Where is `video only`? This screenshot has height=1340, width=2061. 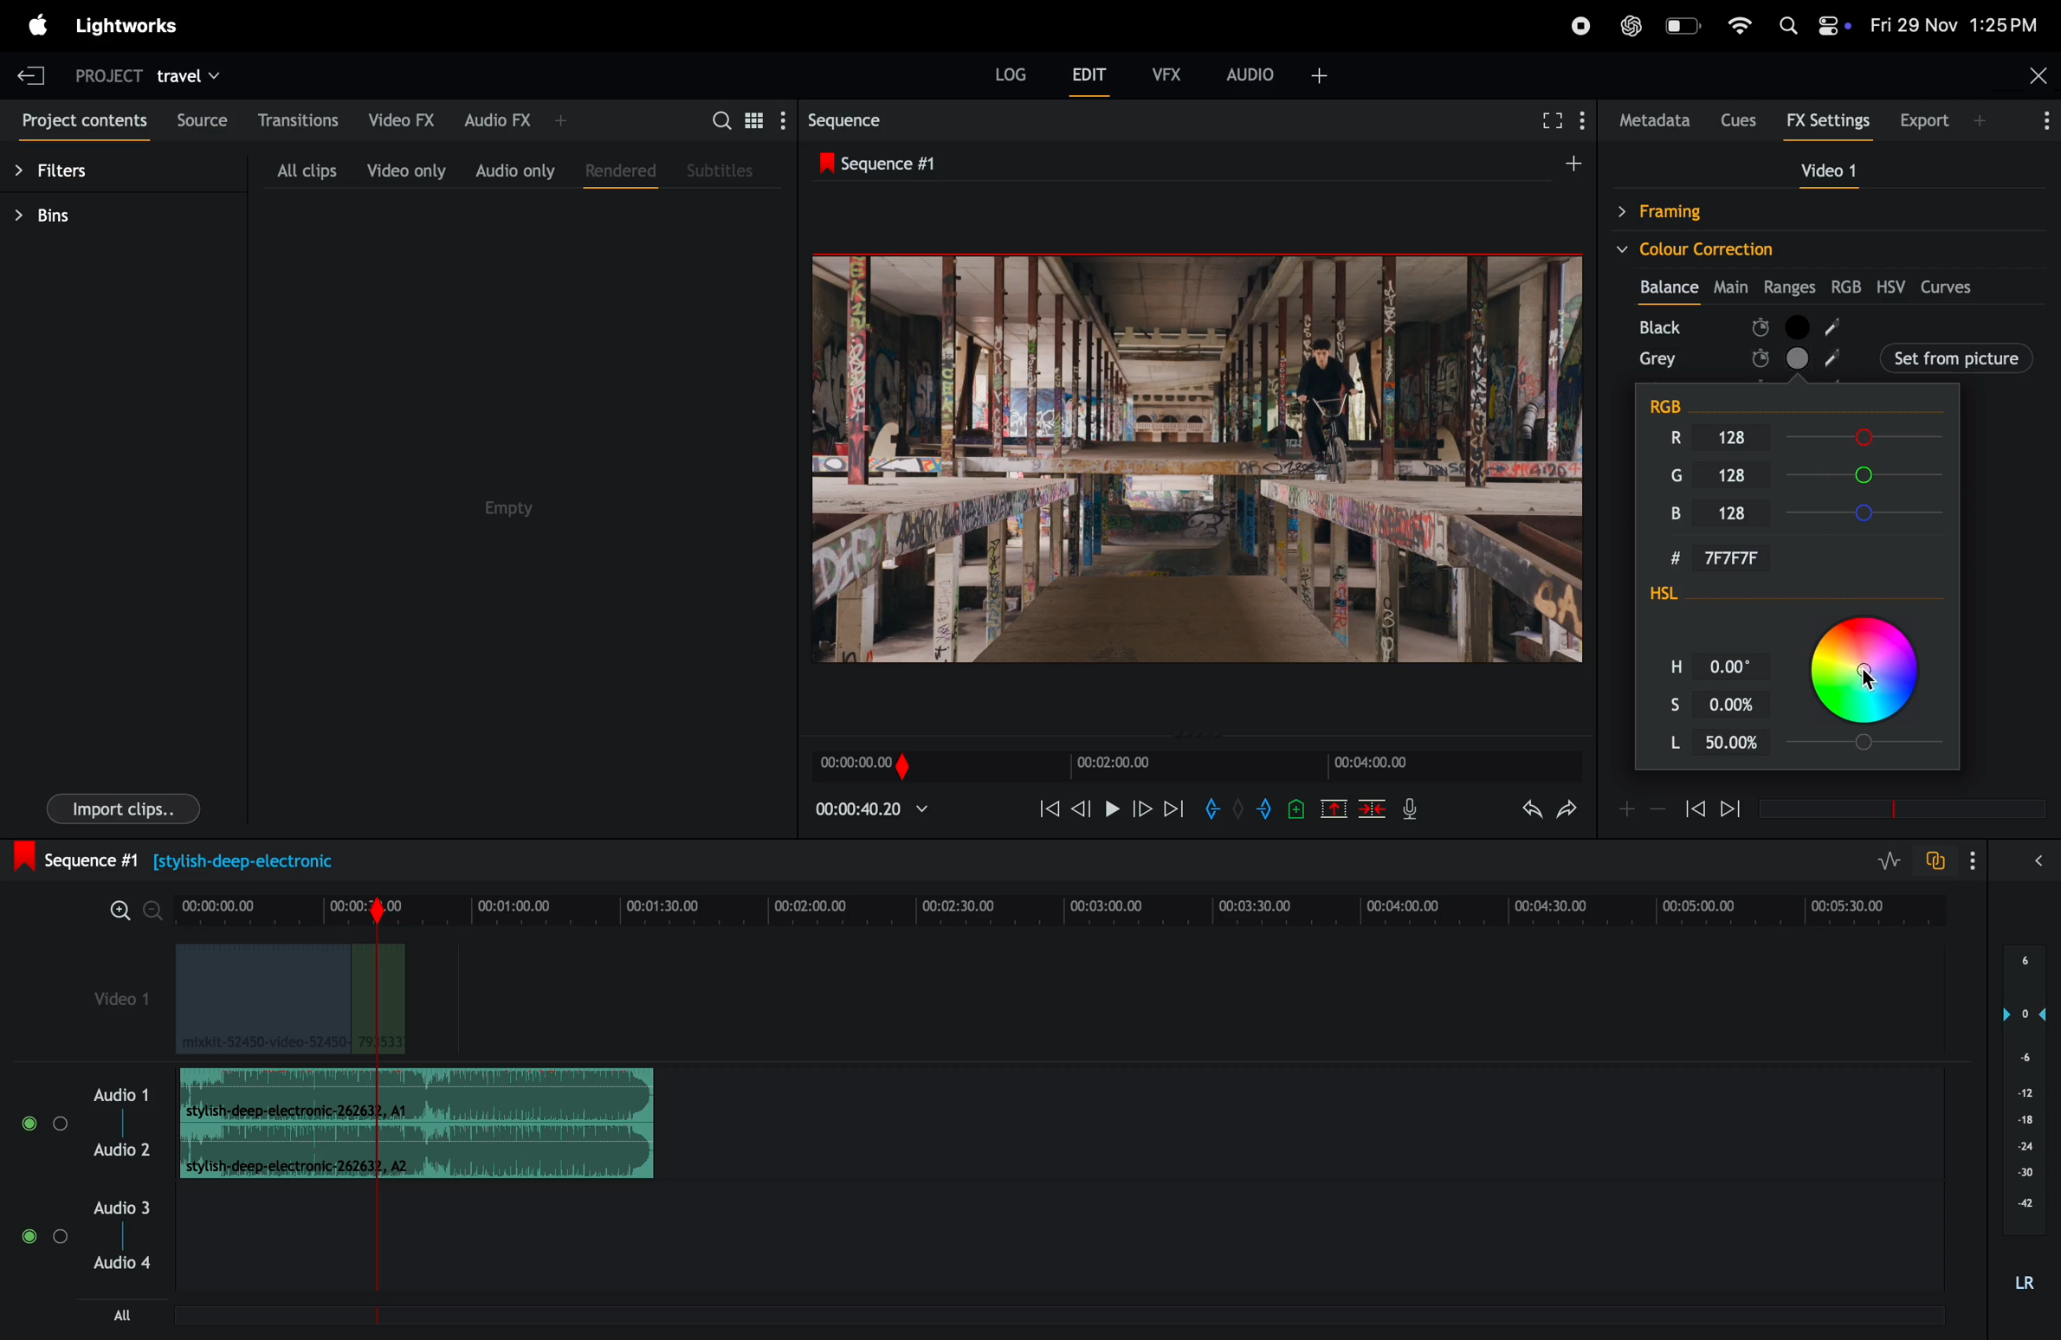 video only is located at coordinates (406, 171).